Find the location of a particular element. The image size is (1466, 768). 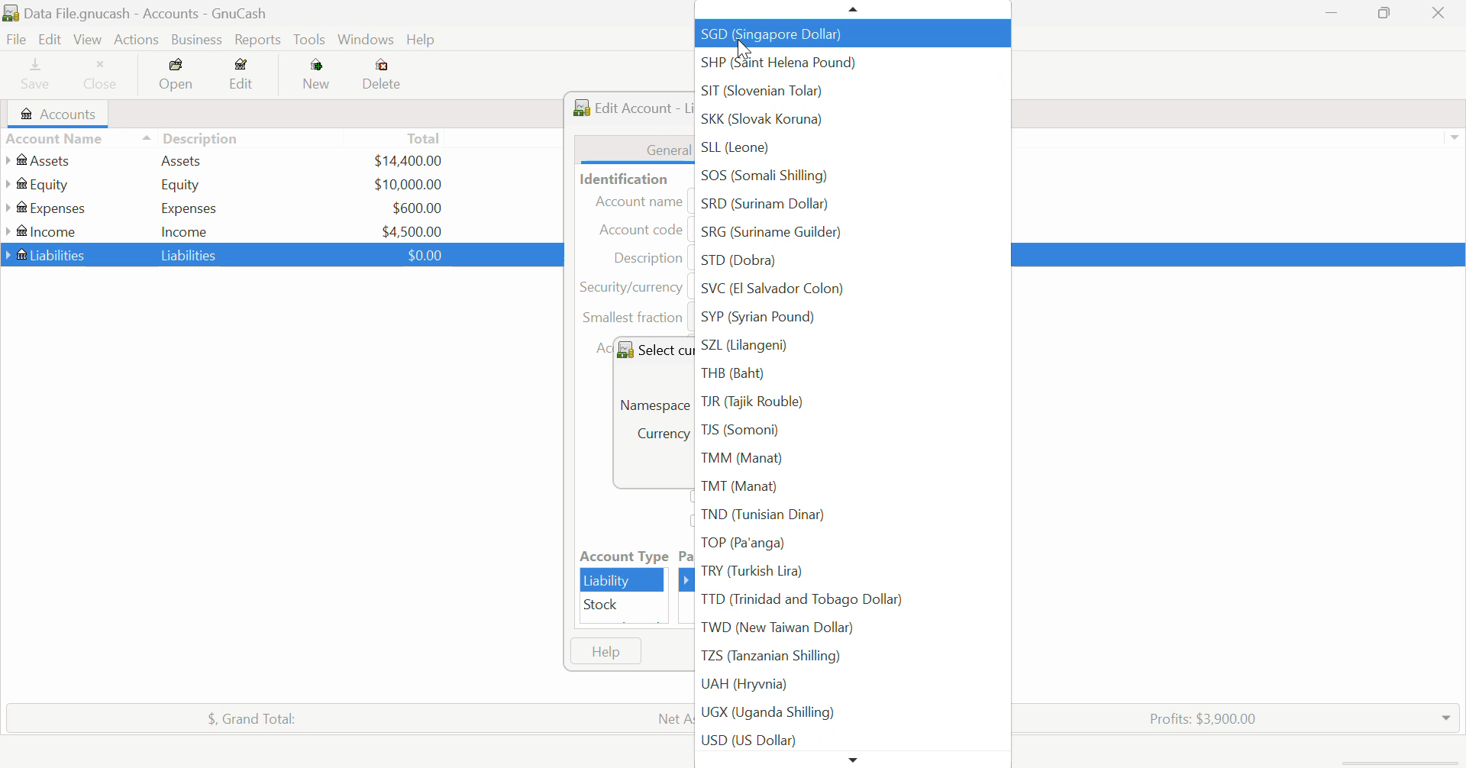

SRG is located at coordinates (847, 237).